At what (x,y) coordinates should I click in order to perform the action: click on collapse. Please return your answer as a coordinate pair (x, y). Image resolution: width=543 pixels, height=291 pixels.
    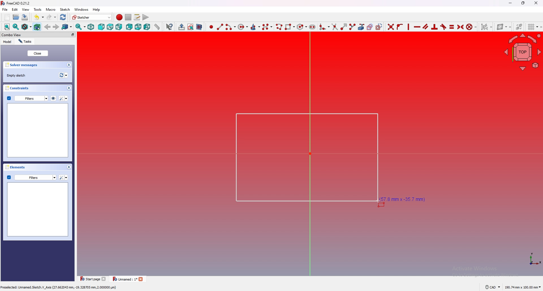
    Looking at the image, I should click on (68, 167).